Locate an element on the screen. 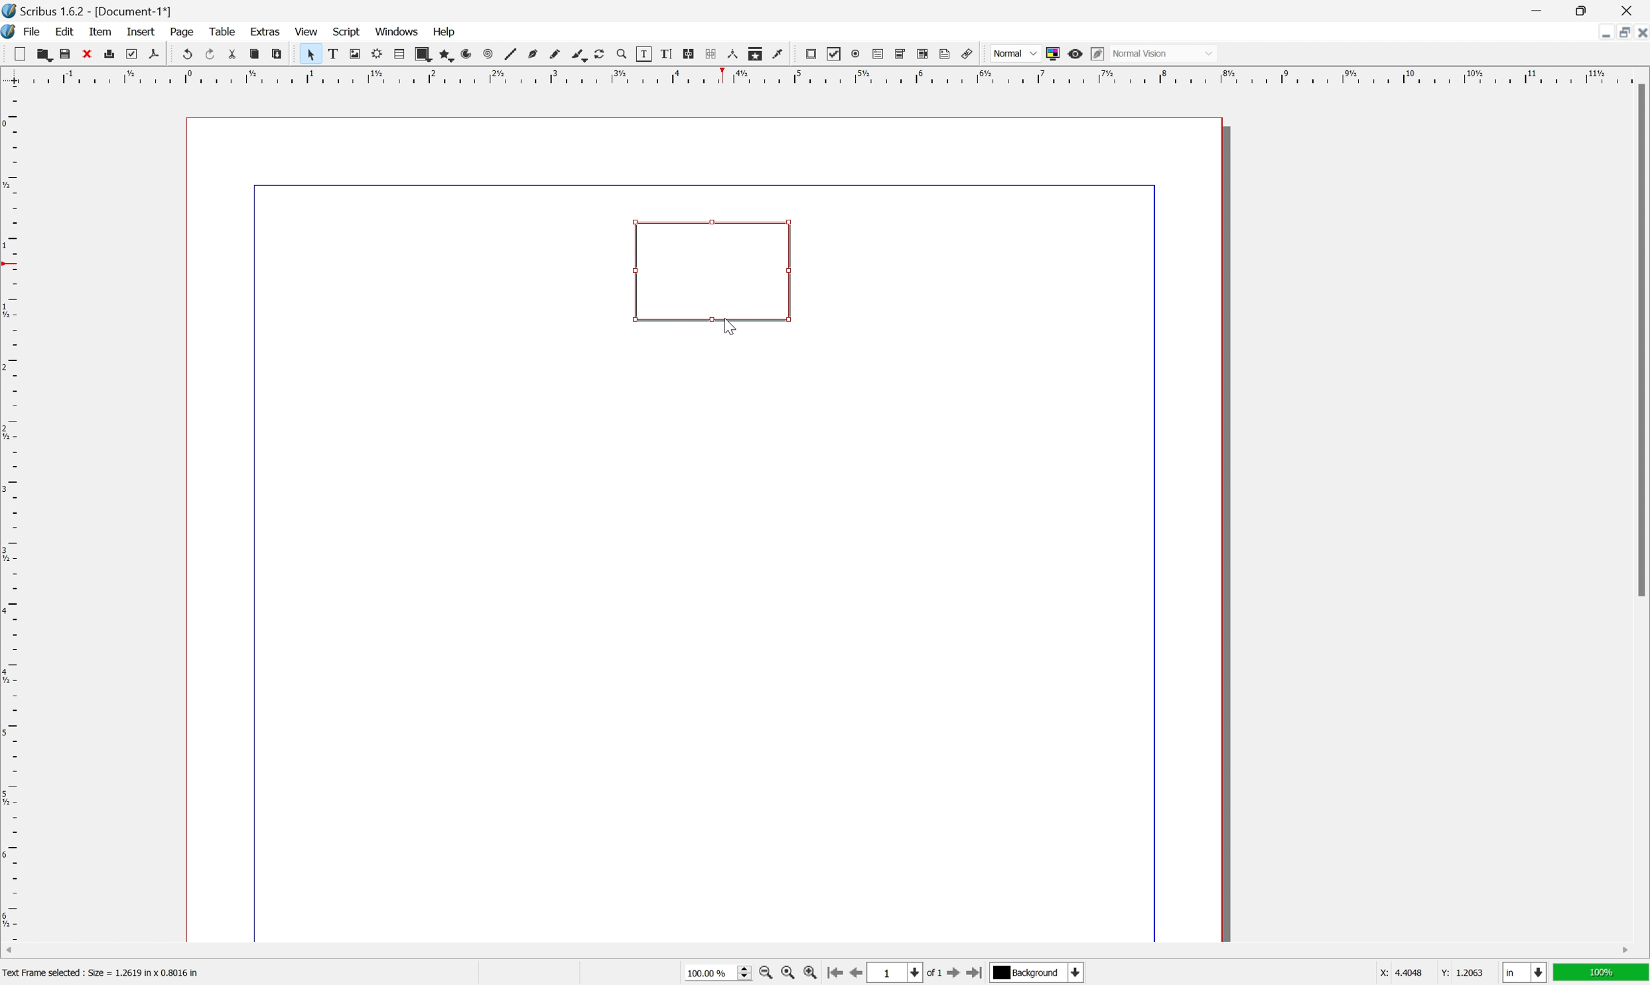 The width and height of the screenshot is (1650, 985). edit contents of frame is located at coordinates (644, 53).